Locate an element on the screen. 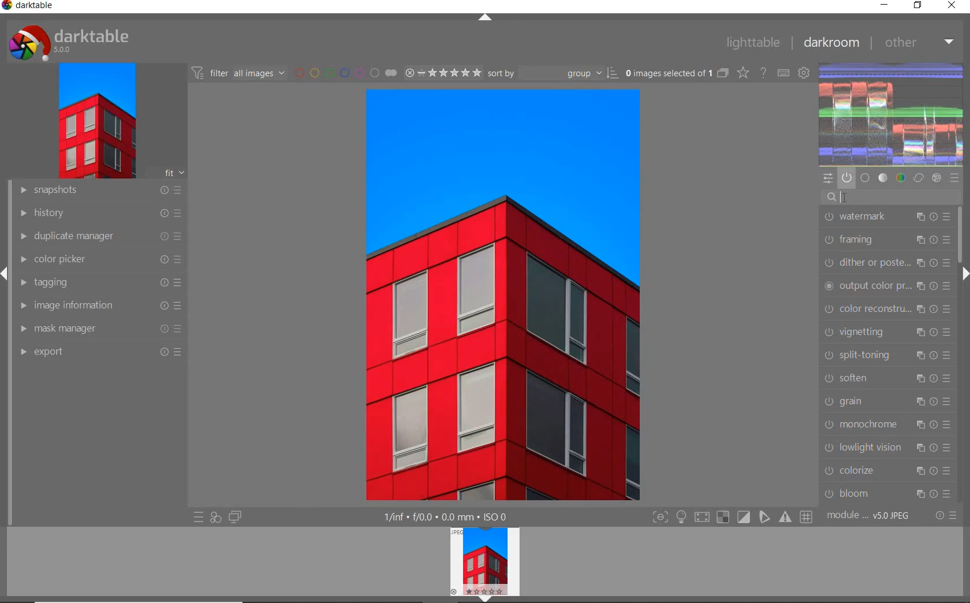  image information is located at coordinates (99, 306).